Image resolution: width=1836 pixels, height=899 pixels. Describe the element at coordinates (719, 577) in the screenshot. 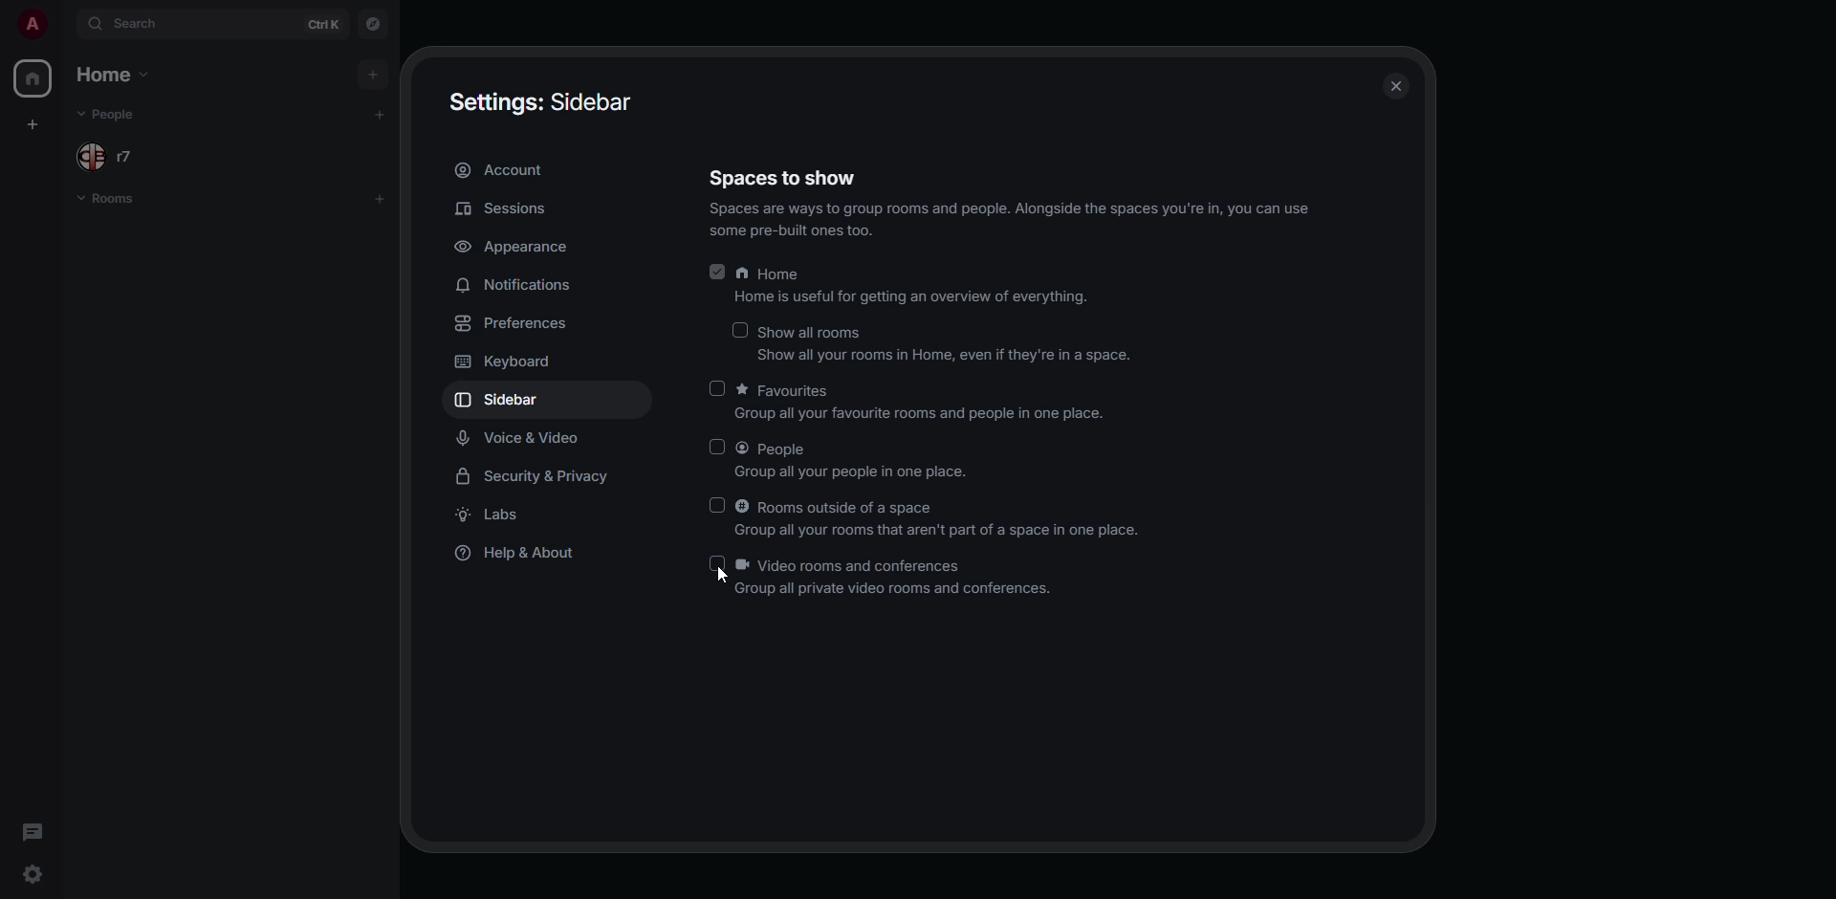

I see `cursor` at that location.